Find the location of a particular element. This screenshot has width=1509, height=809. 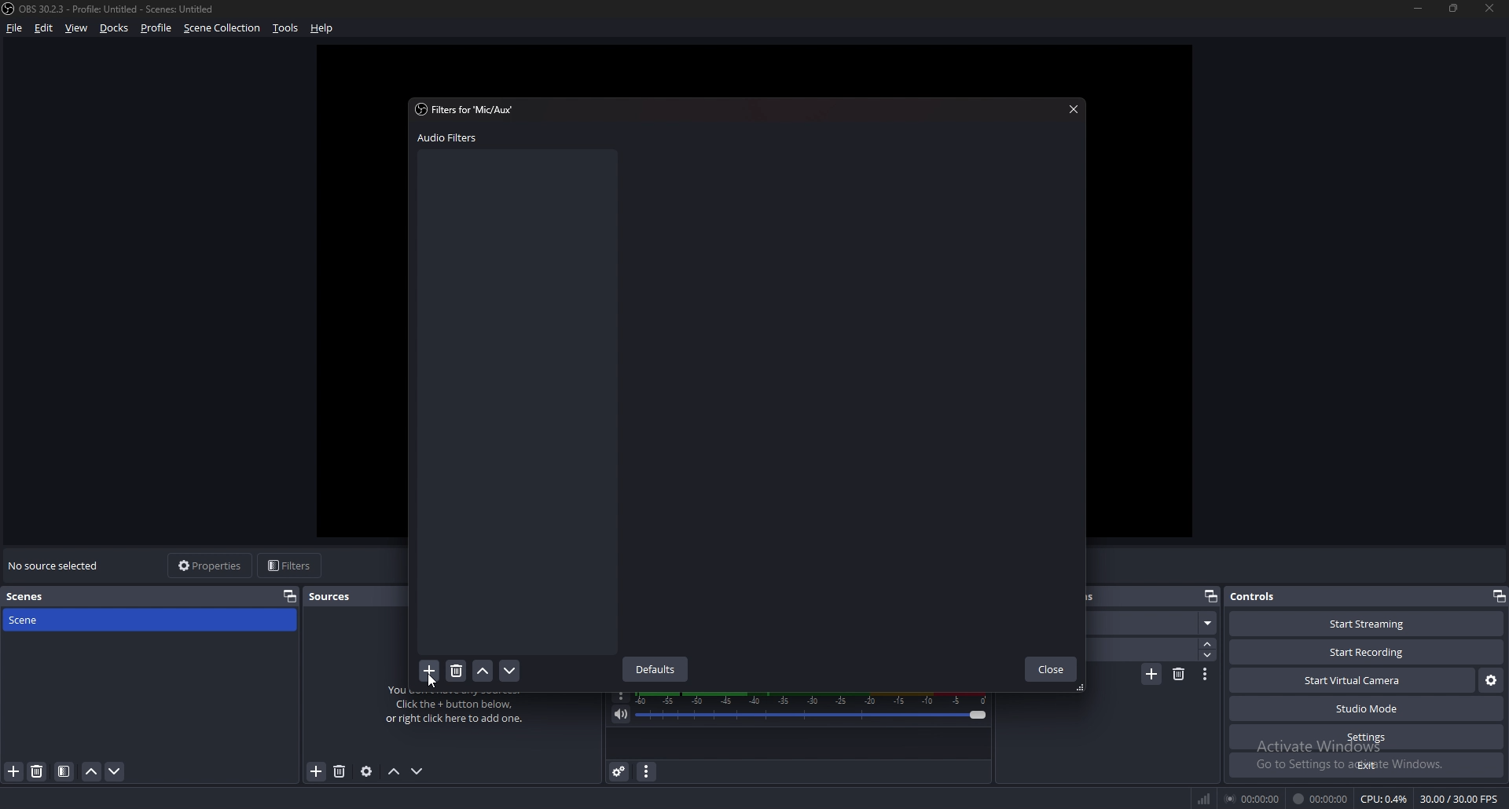

decrease duration is located at coordinates (1210, 656).